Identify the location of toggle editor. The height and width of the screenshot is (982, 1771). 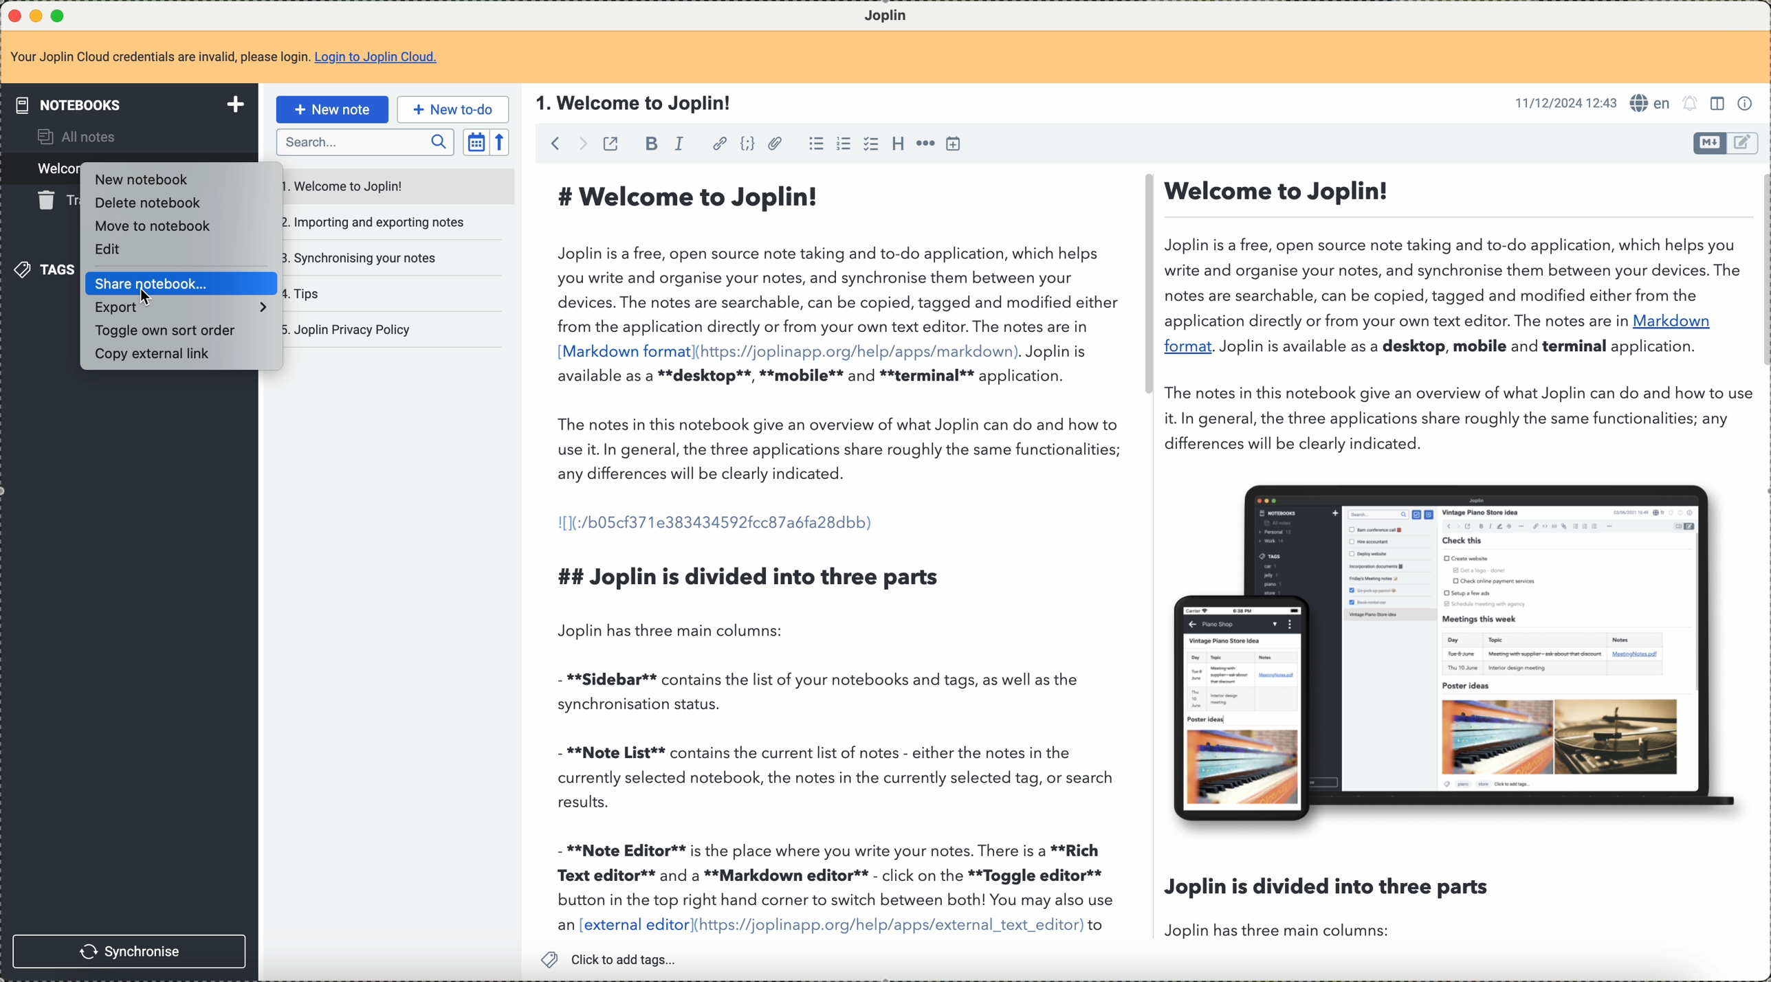
(1744, 143).